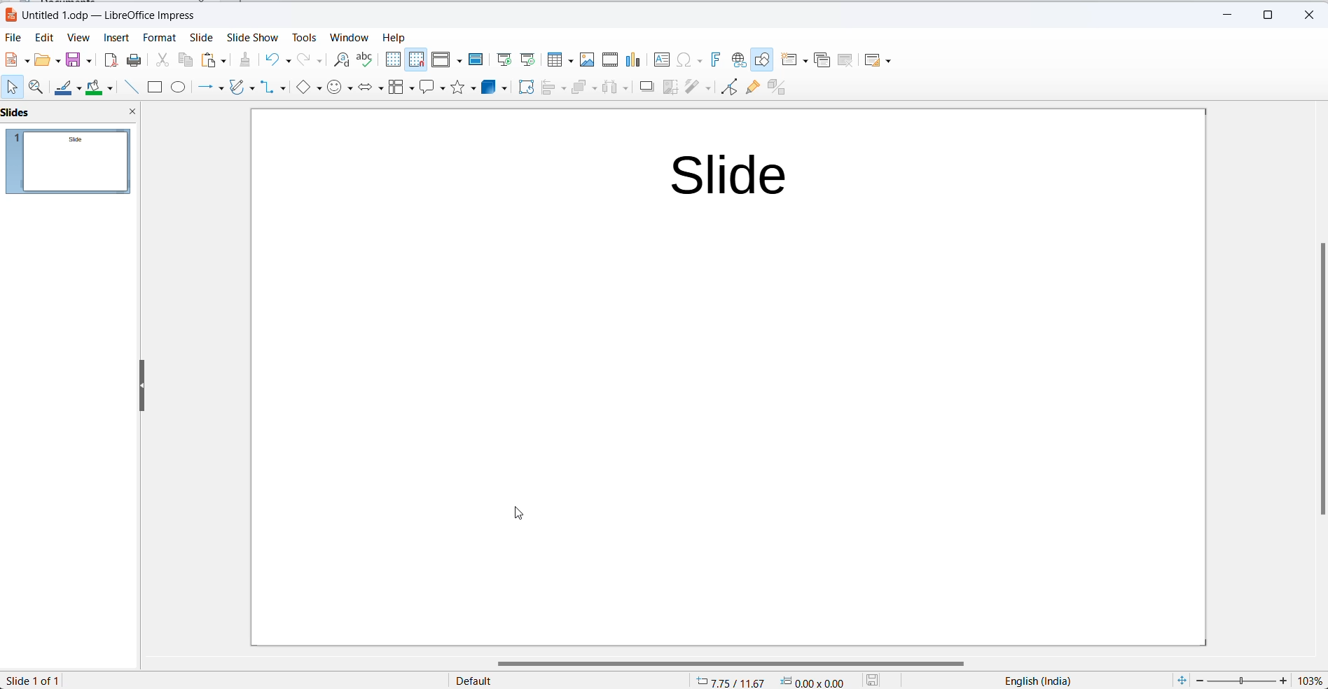 The height and width of the screenshot is (689, 1328). What do you see at coordinates (48, 61) in the screenshot?
I see `Open options` at bounding box center [48, 61].